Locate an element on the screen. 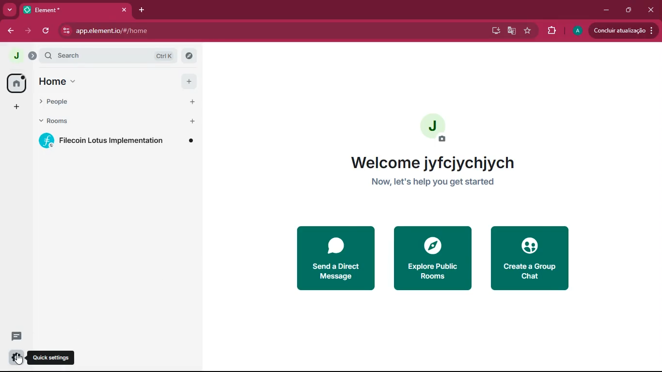 The image size is (662, 372). minimize is located at coordinates (604, 9).